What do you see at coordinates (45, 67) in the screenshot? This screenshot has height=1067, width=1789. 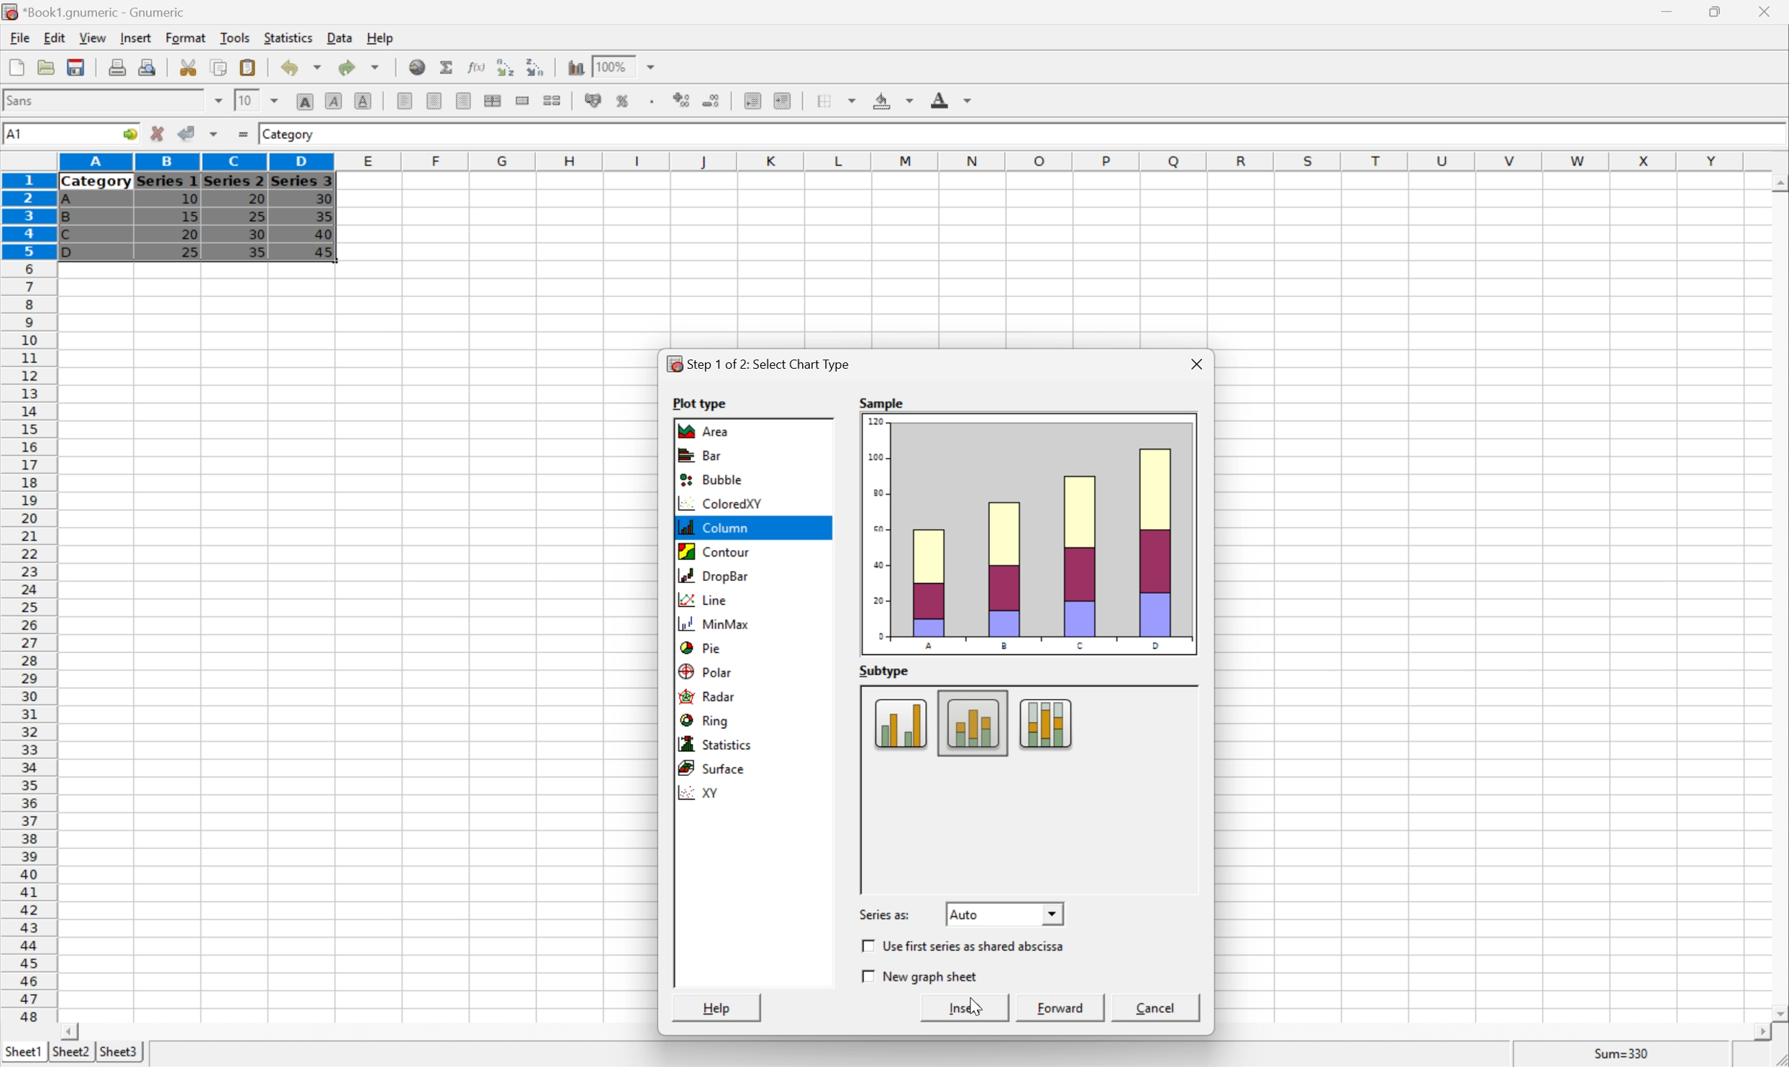 I see `Open a file` at bounding box center [45, 67].